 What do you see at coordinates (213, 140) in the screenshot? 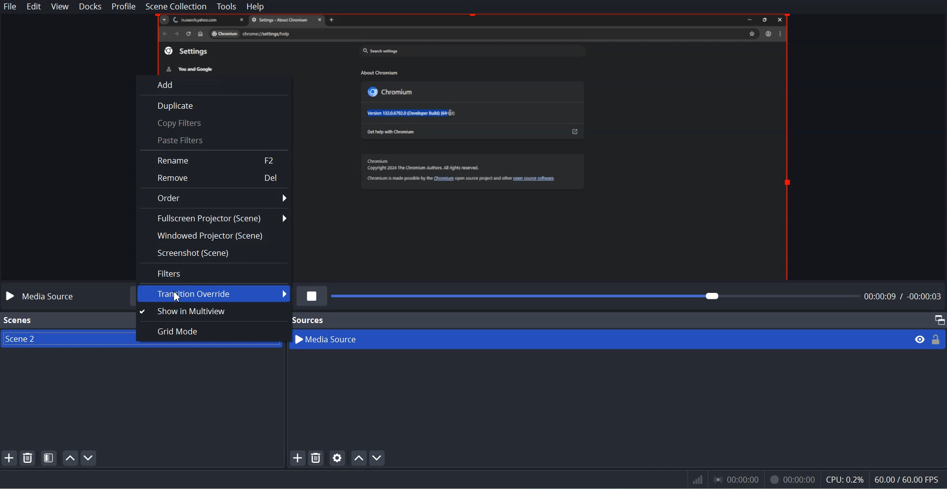
I see `Paste Filters` at bounding box center [213, 140].